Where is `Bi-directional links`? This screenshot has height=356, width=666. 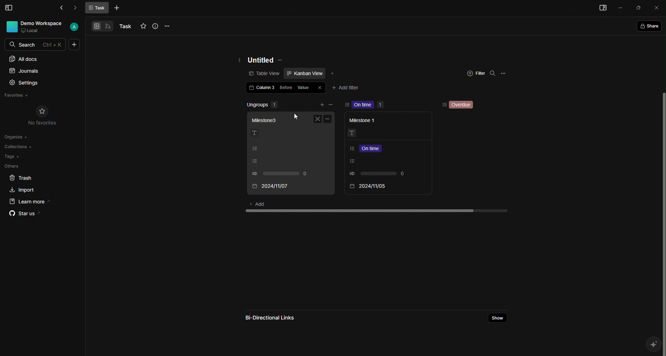
Bi-directional links is located at coordinates (271, 316).